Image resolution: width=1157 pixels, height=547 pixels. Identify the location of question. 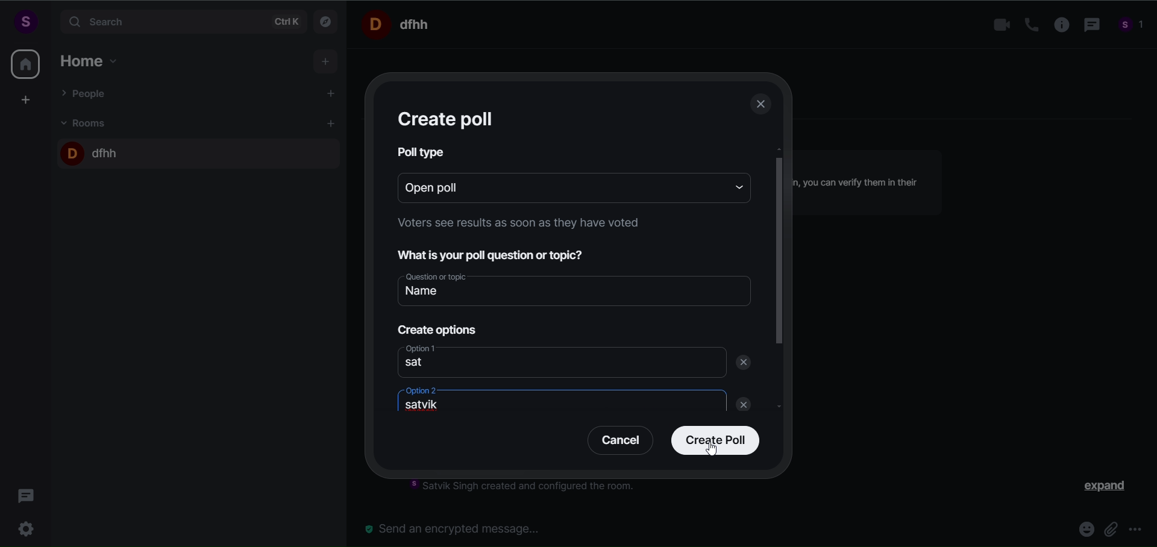
(499, 257).